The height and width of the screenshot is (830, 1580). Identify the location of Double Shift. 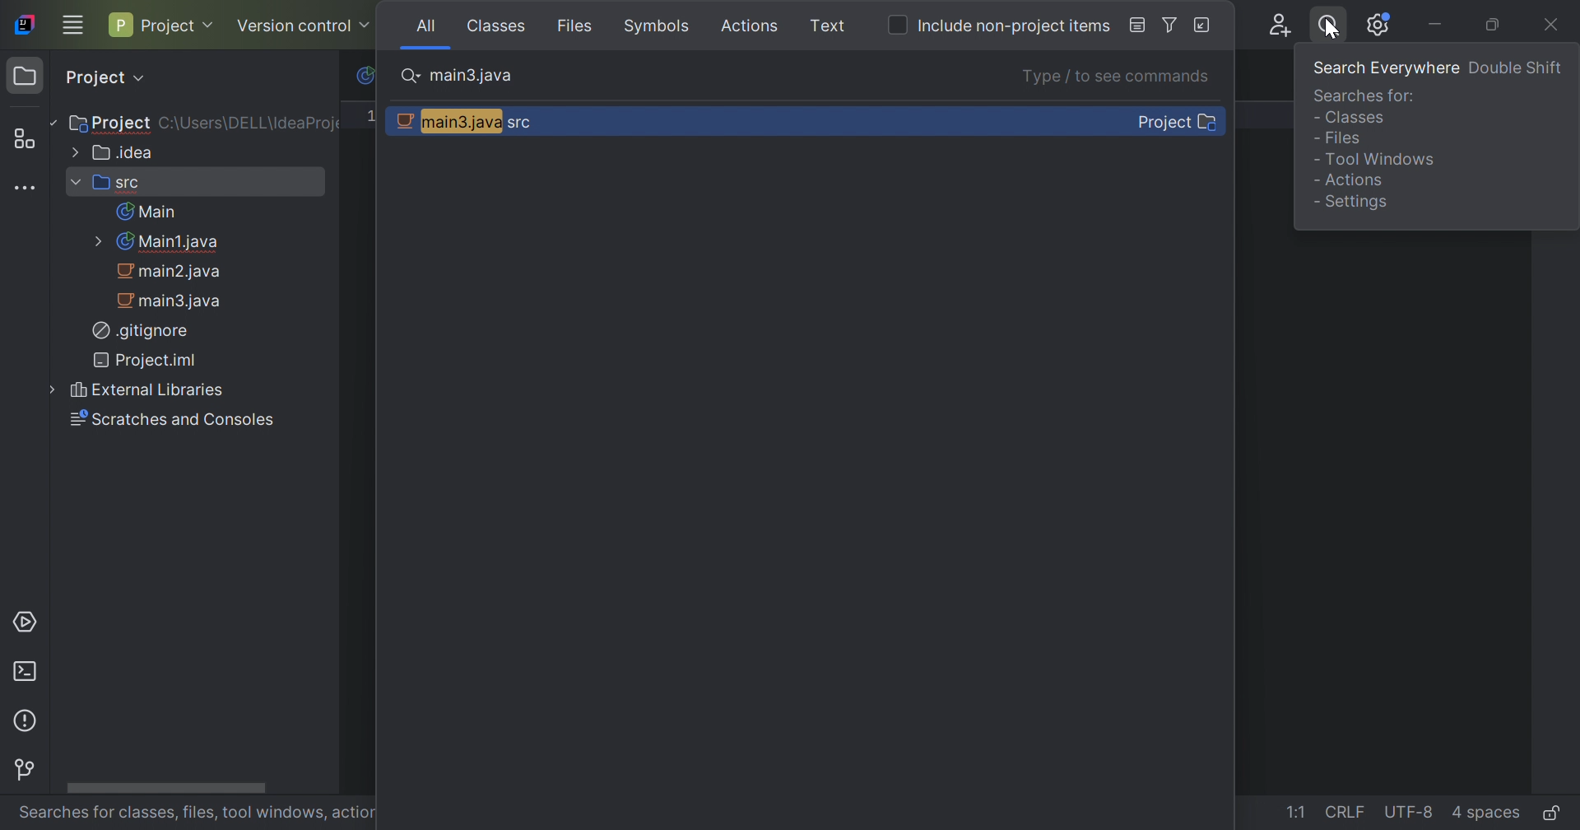
(1516, 68).